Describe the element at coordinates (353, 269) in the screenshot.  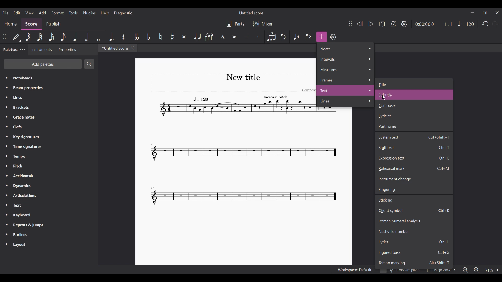
I see `Workspace: Default` at that location.